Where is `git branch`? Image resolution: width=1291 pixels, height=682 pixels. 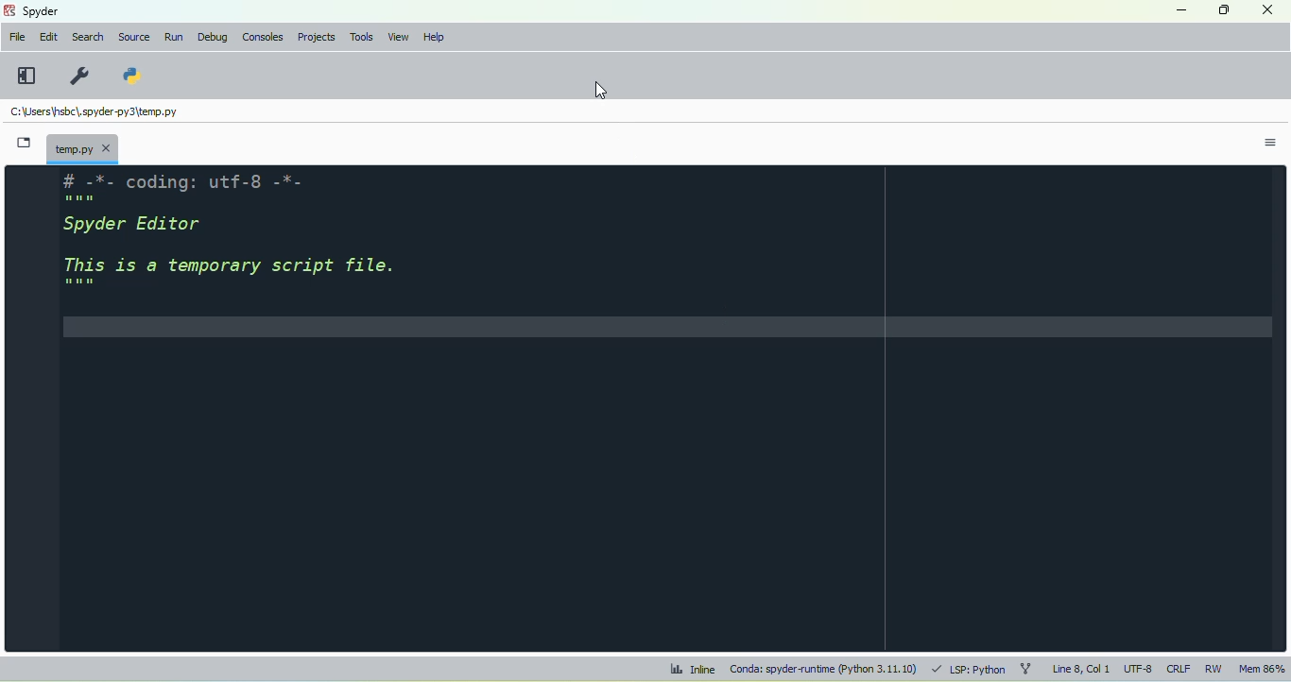
git branch is located at coordinates (1024, 669).